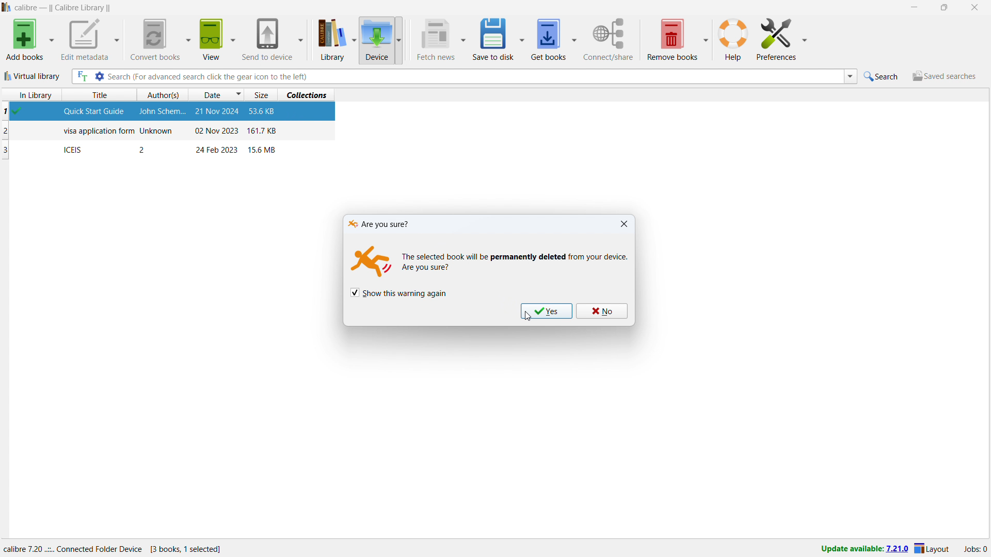 This screenshot has height=557, width=991. I want to click on remove books options, so click(706, 38).